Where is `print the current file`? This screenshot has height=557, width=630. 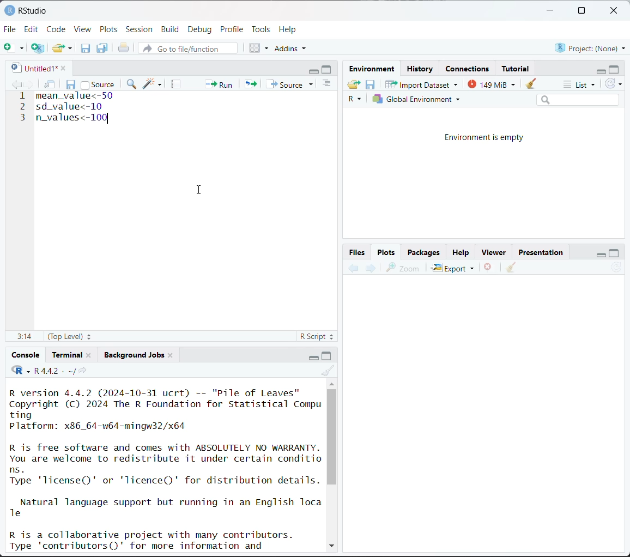 print the current file is located at coordinates (124, 48).